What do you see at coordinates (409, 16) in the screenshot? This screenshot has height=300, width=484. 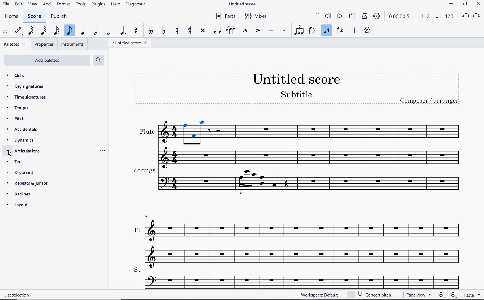 I see `PLAY TIME` at bounding box center [409, 16].